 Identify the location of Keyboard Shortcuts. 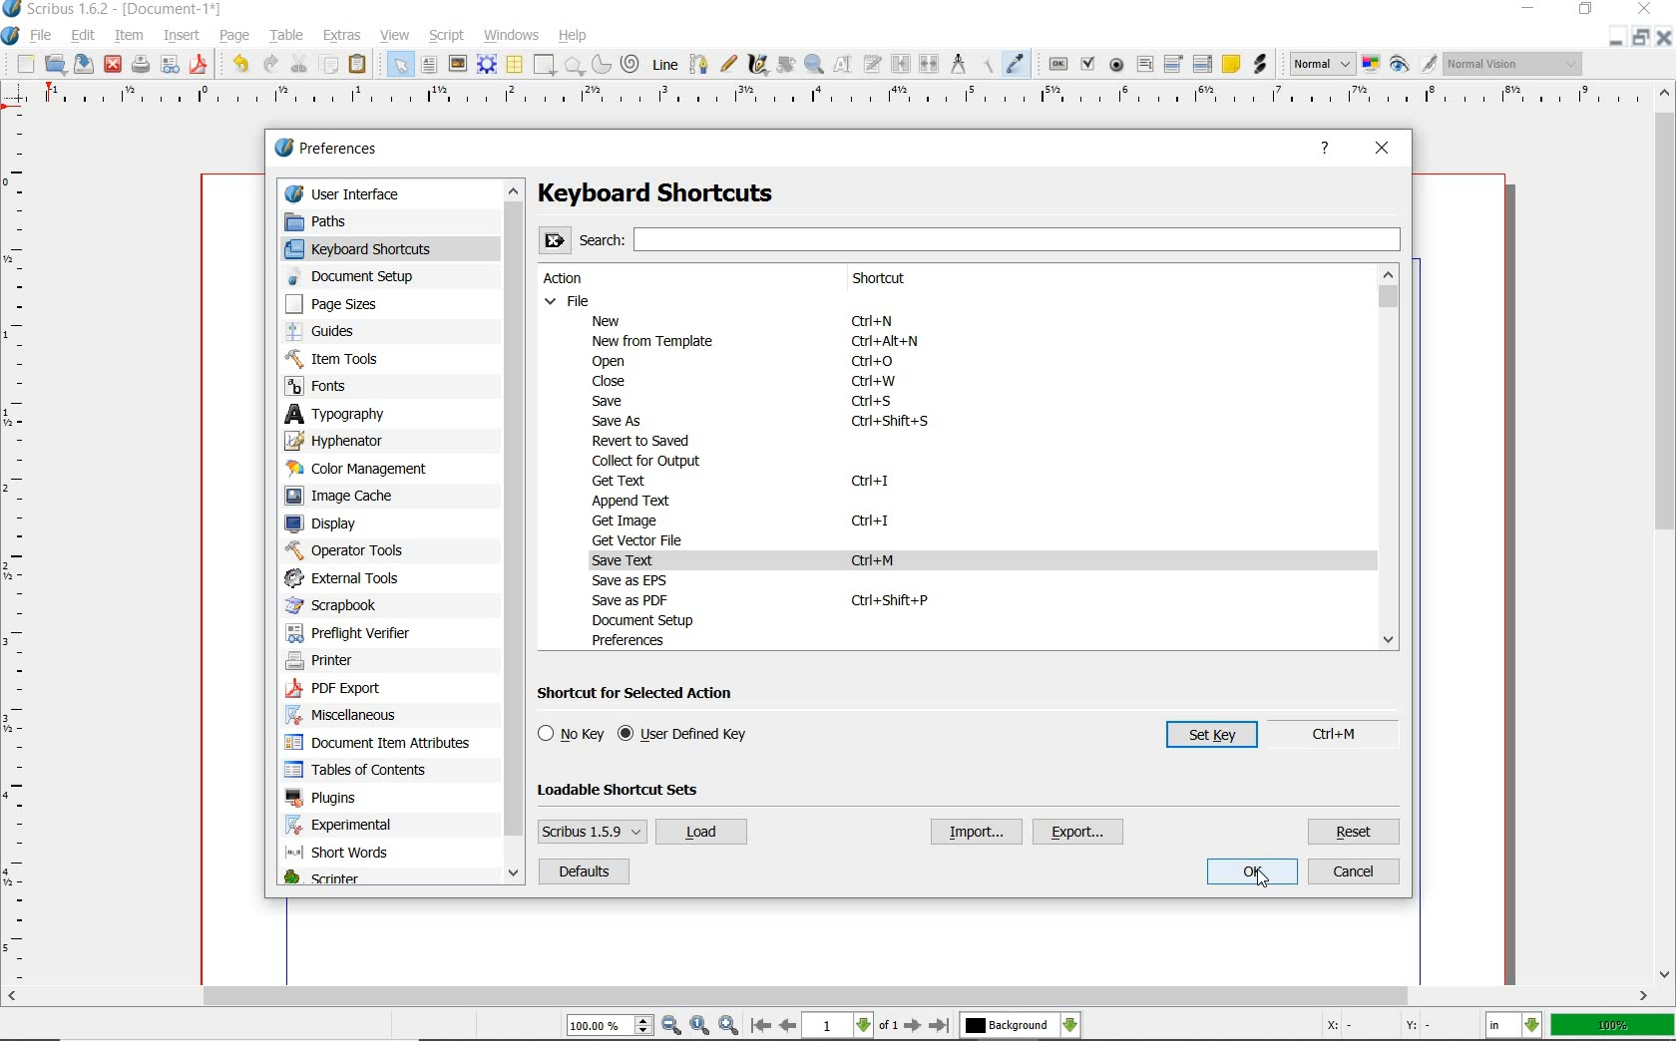
(695, 193).